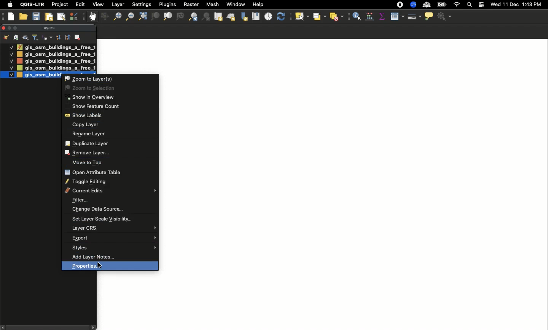 The image size is (548, 330). I want to click on Show labels, so click(110, 116).